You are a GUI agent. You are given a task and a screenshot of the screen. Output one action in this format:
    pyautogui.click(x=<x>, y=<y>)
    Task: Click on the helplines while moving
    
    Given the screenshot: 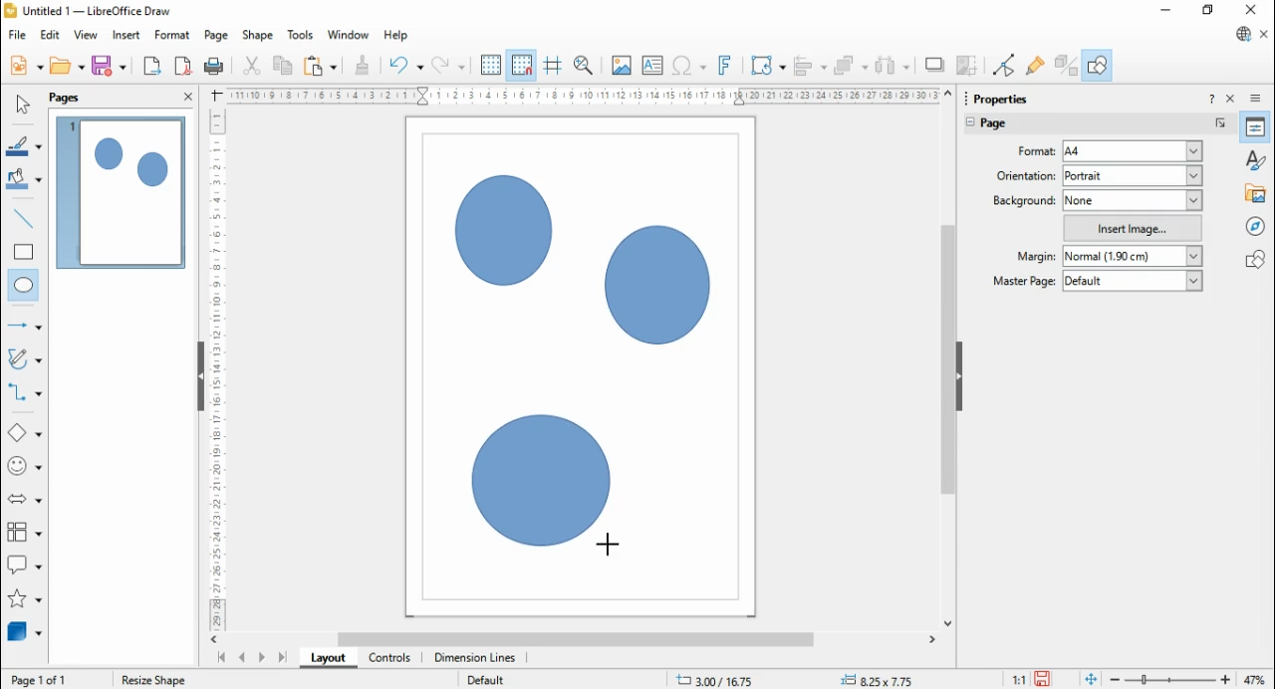 What is the action you would take?
    pyautogui.click(x=553, y=66)
    